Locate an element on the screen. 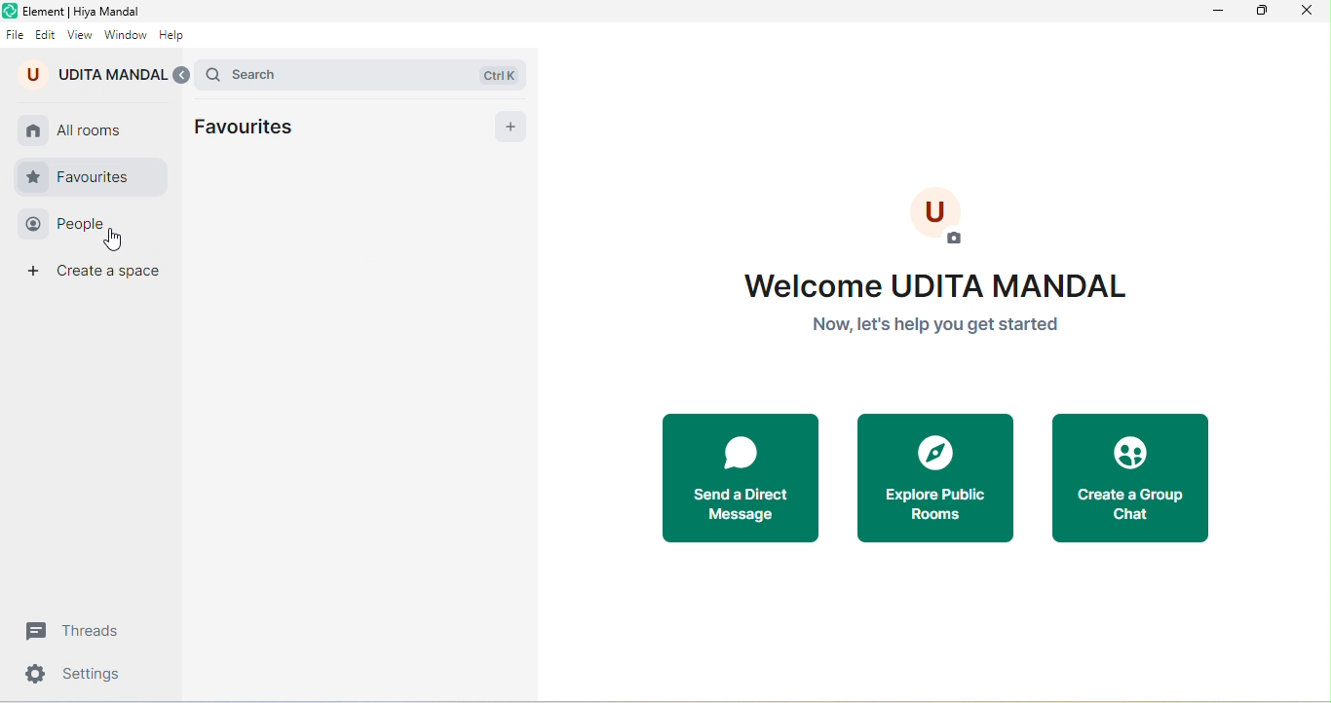 This screenshot has height=703, width=1331. home is located at coordinates (34, 131).